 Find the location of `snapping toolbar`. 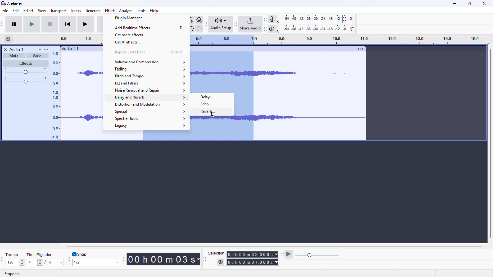

snapping toolbar is located at coordinates (69, 260).